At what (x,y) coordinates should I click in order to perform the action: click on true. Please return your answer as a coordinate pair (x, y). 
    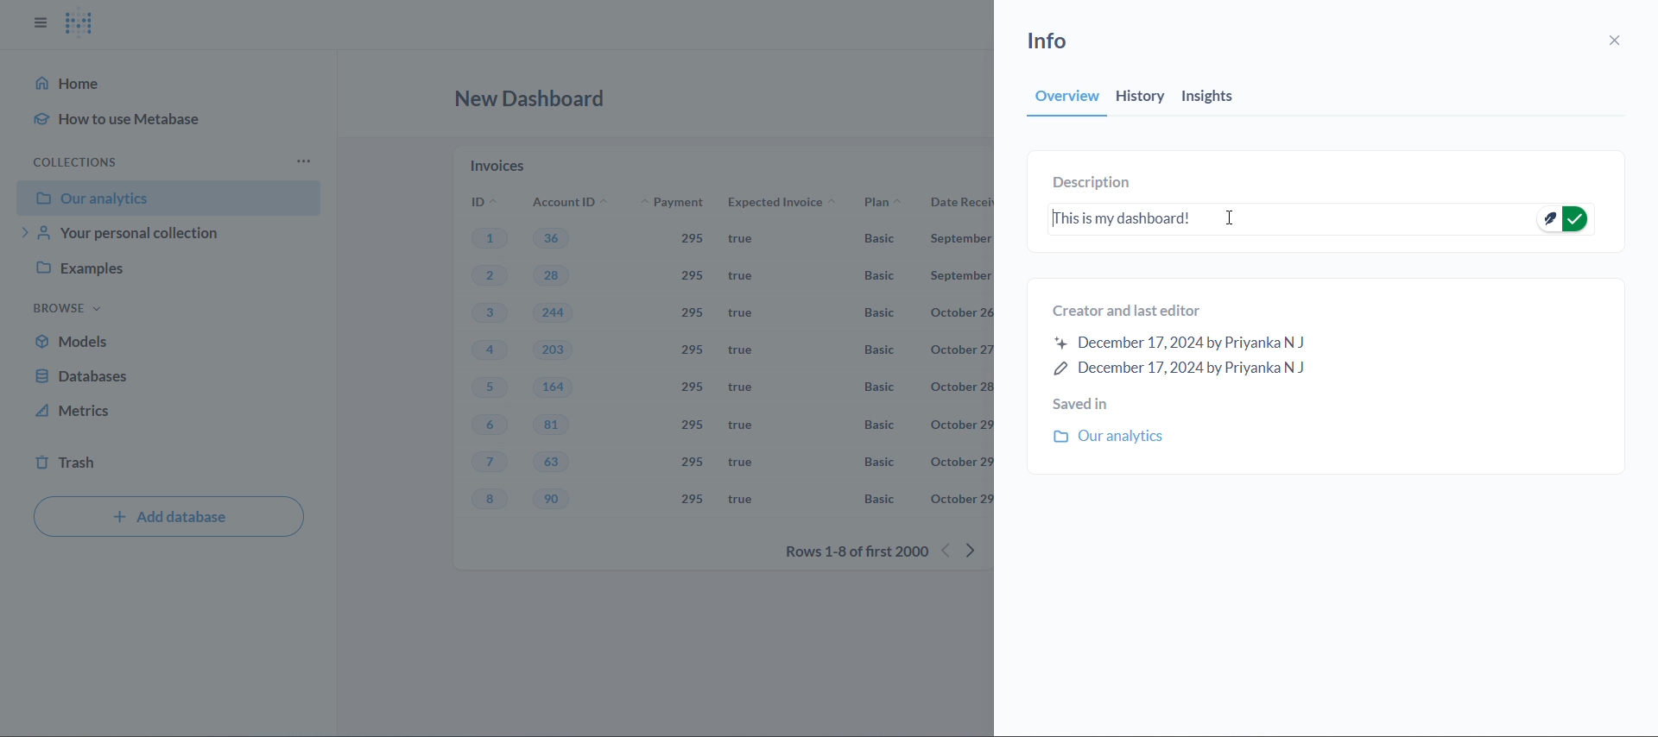
    Looking at the image, I should click on (738, 498).